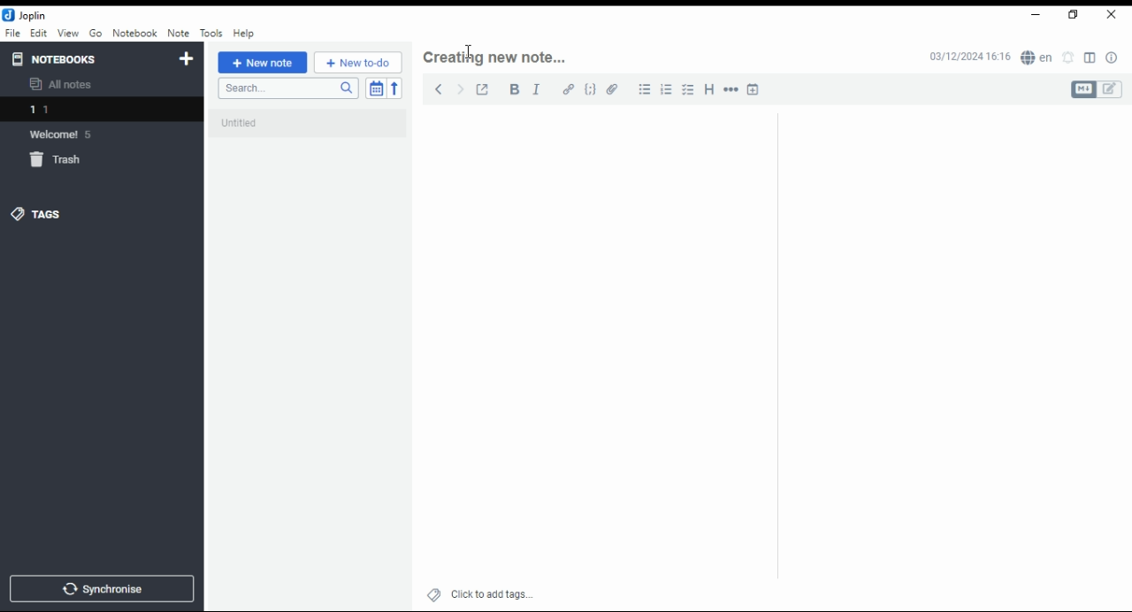 This screenshot has height=612, width=1132. What do you see at coordinates (65, 111) in the screenshot?
I see `notebook 1` at bounding box center [65, 111].